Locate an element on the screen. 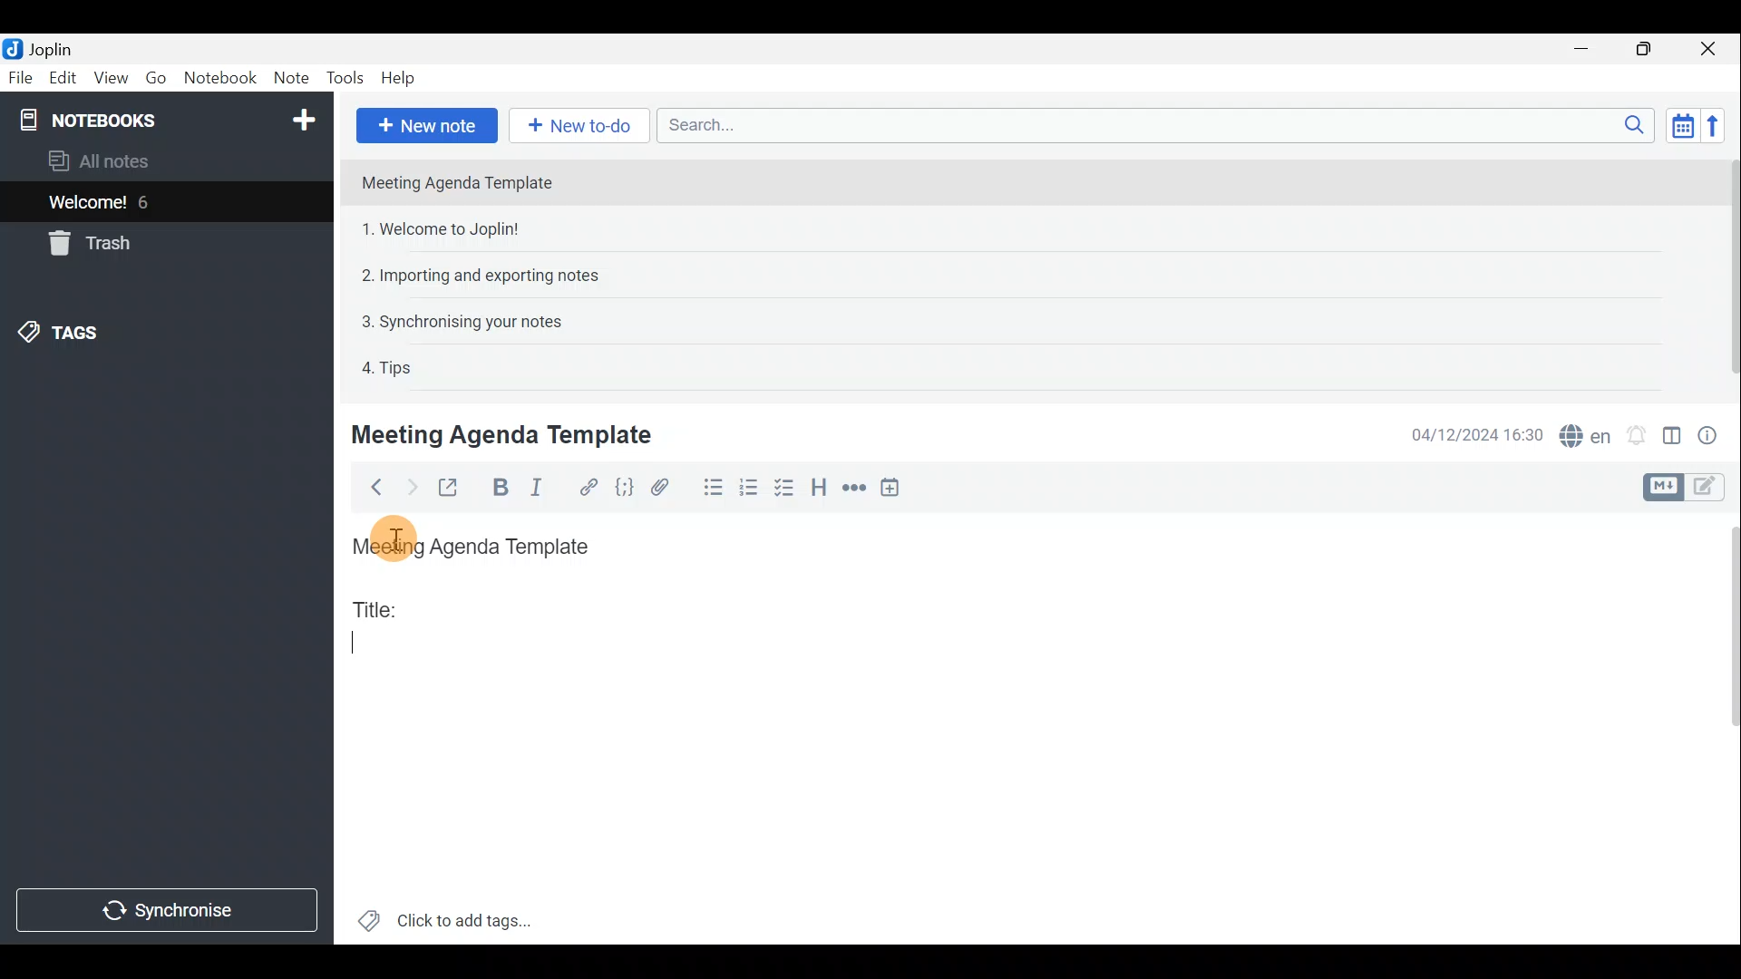  Horizontal rule is located at coordinates (853, 490).